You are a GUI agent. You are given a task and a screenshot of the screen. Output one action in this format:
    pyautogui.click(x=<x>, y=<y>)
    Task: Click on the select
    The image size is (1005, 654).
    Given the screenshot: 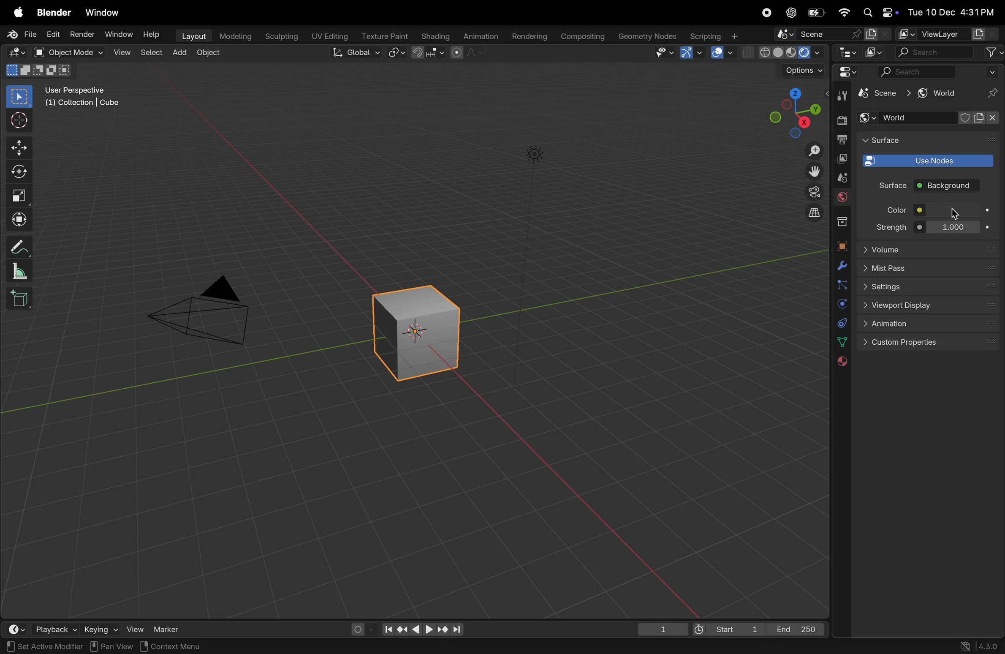 What is the action you would take?
    pyautogui.click(x=149, y=53)
    